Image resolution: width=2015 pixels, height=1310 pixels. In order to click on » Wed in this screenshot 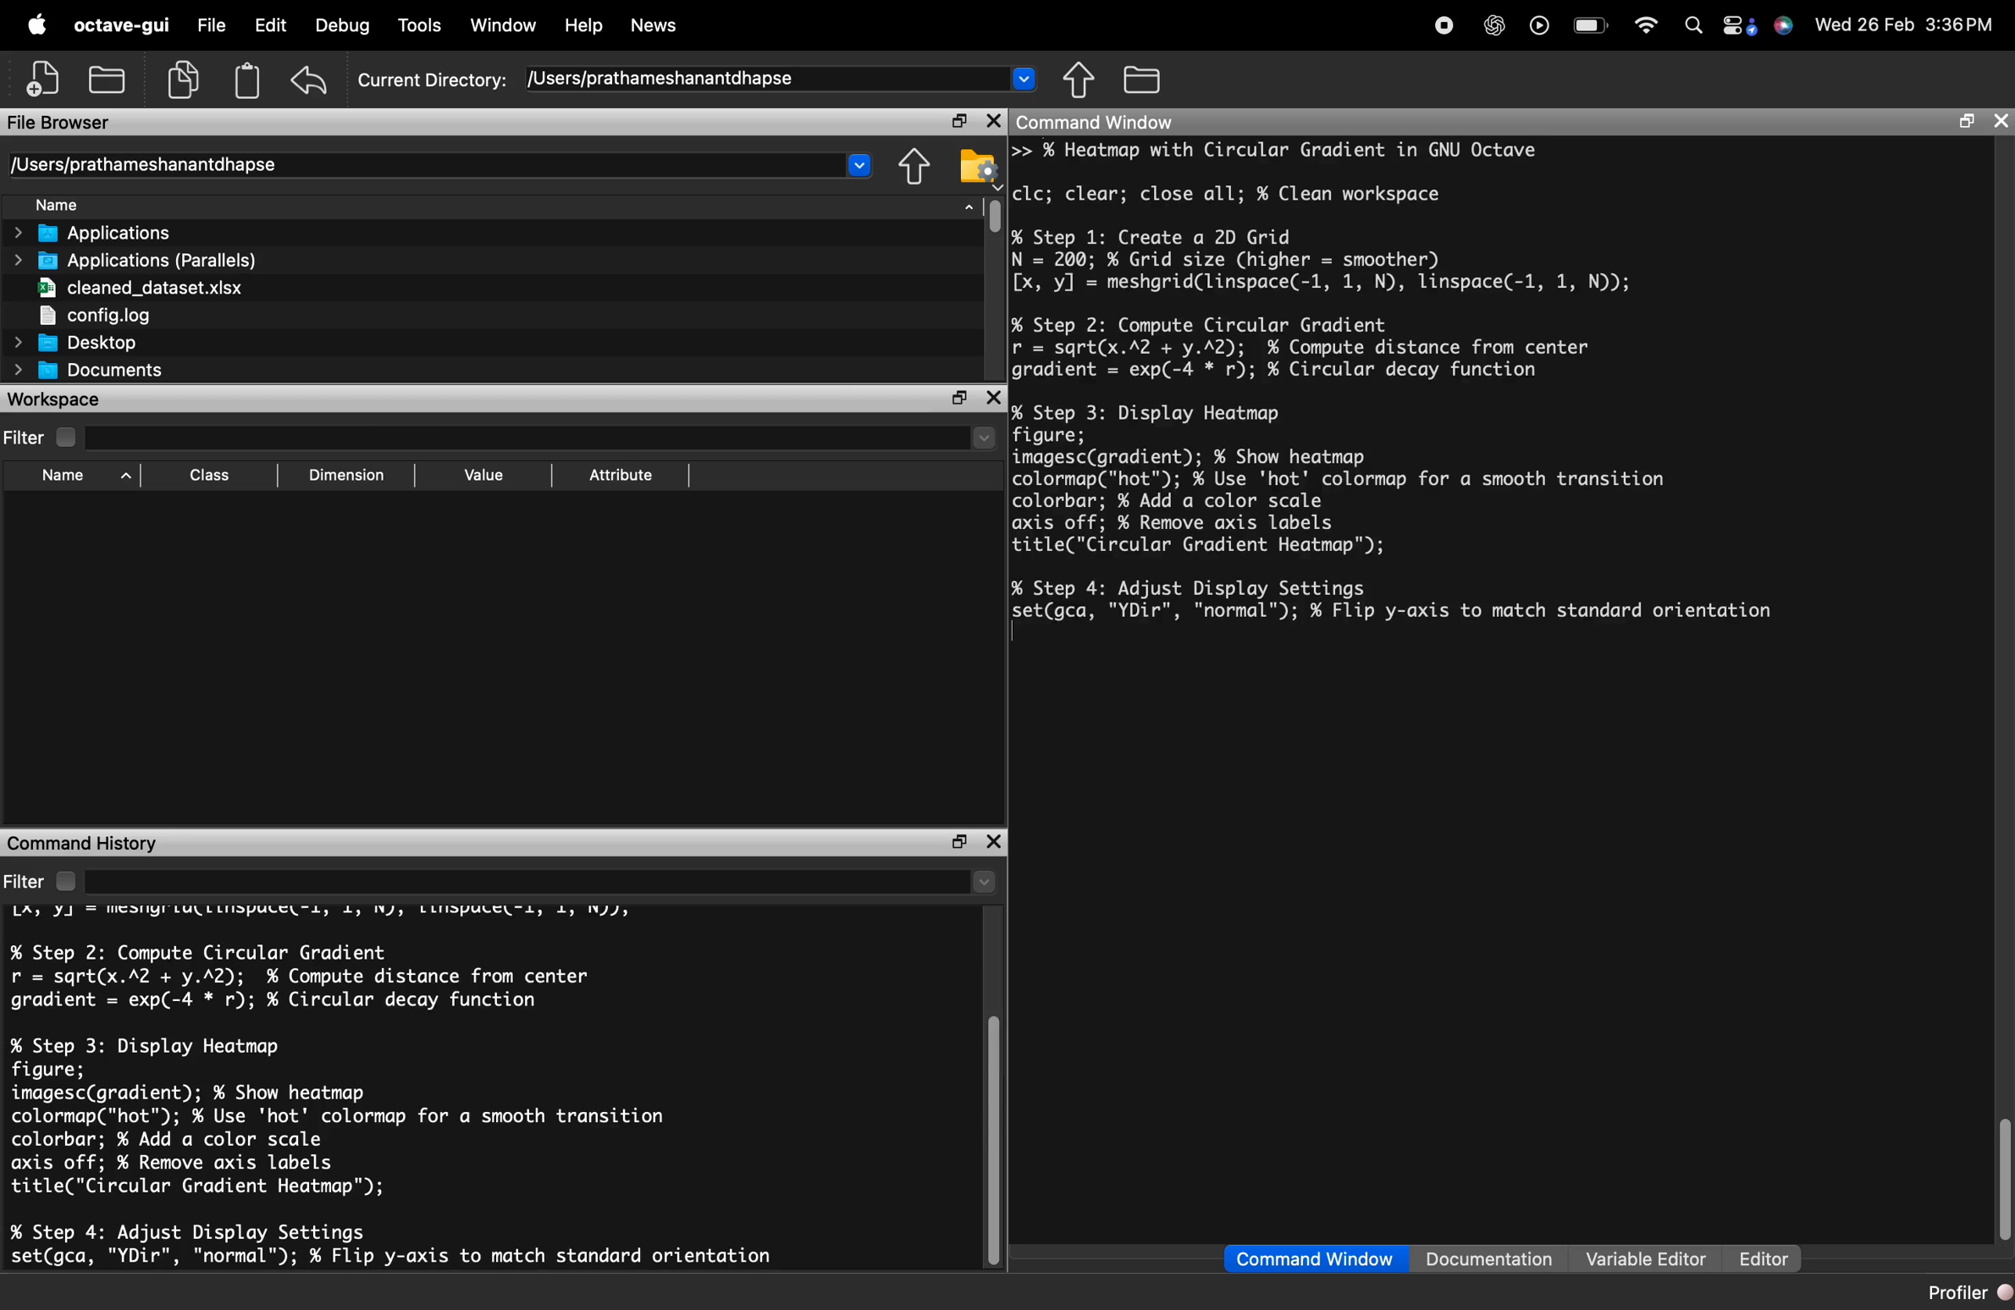, I will do `click(1830, 25)`.